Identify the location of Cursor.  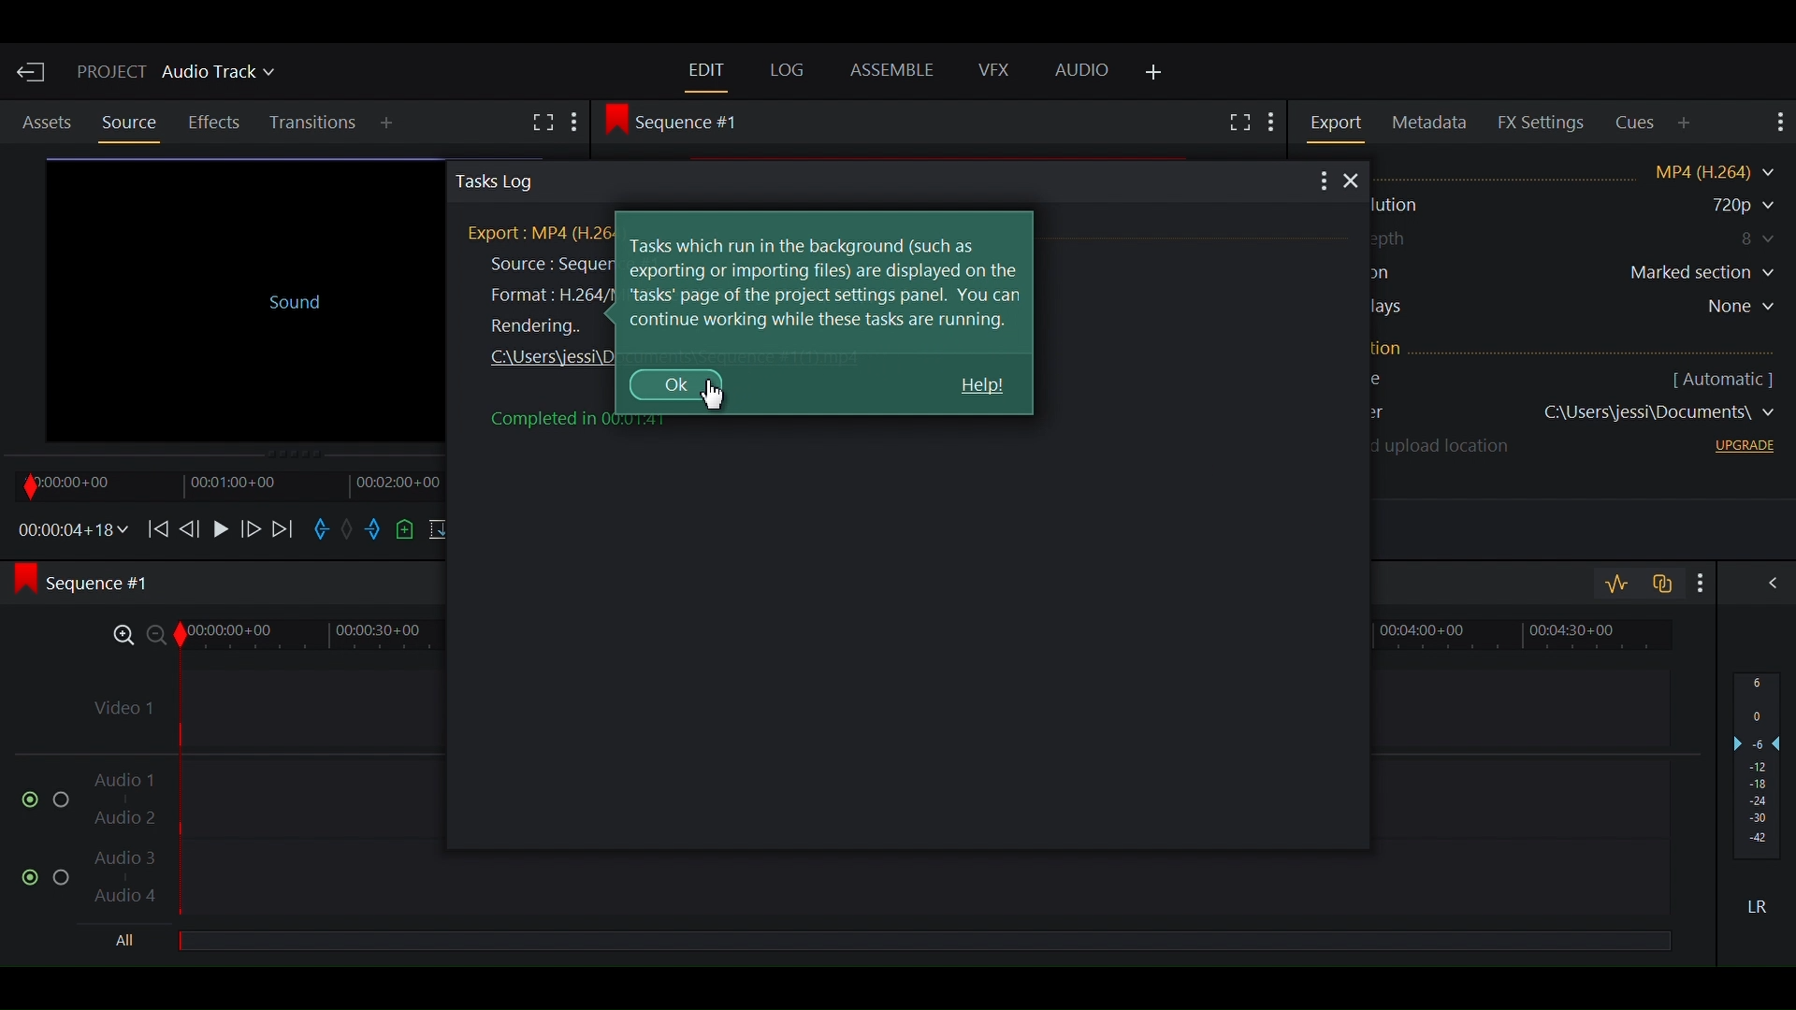
(720, 394).